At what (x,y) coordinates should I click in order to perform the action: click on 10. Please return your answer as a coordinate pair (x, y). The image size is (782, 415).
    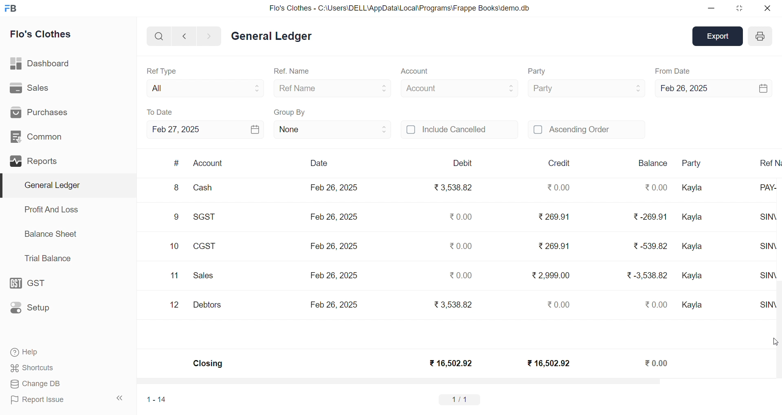
    Looking at the image, I should click on (174, 247).